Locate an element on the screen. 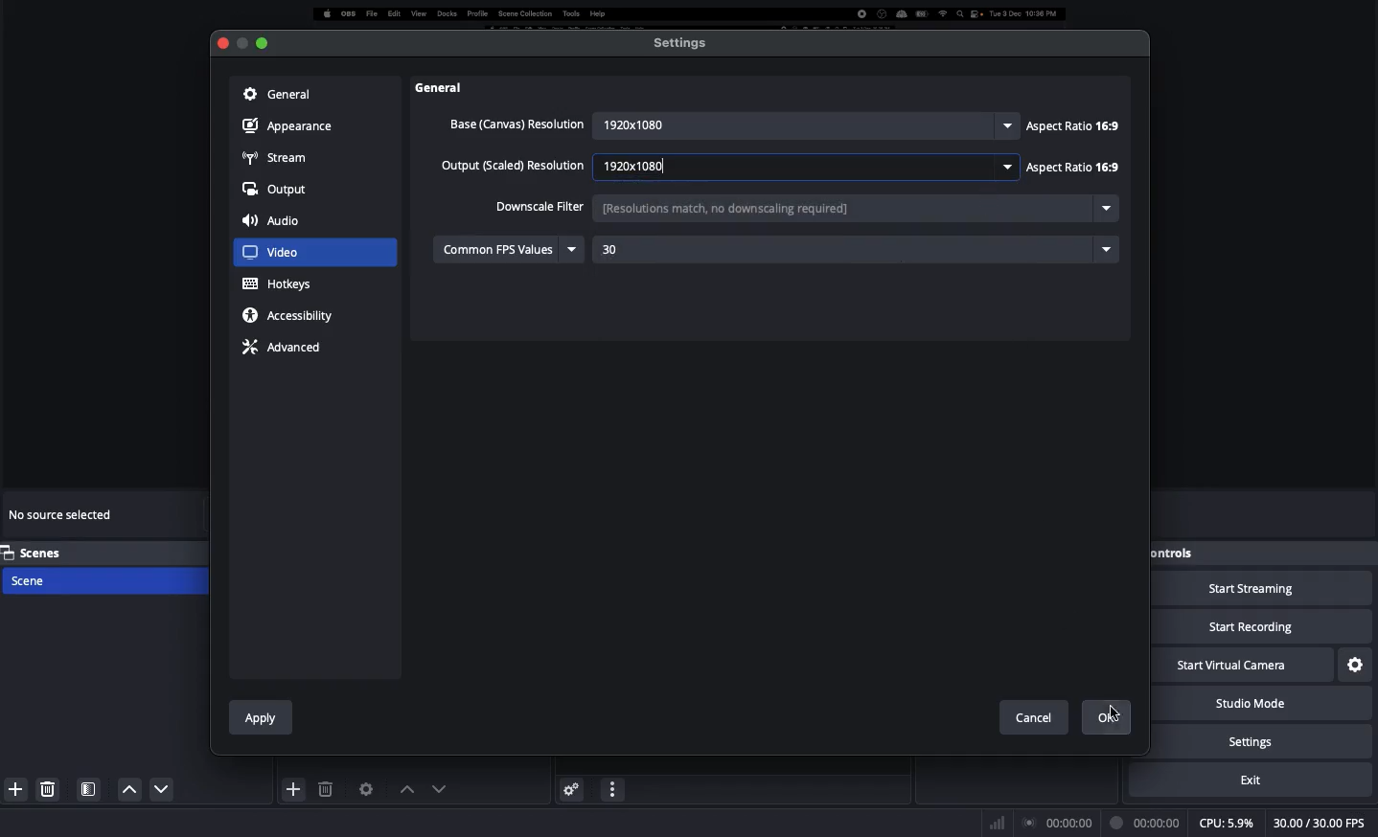 The width and height of the screenshot is (1378, 837). Accessibility  is located at coordinates (293, 315).